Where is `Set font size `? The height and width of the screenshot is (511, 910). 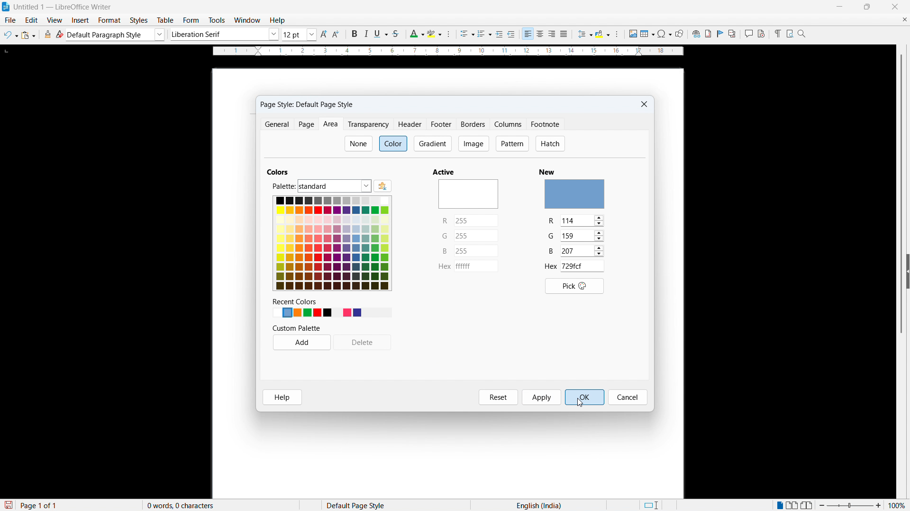 Set font size  is located at coordinates (300, 35).